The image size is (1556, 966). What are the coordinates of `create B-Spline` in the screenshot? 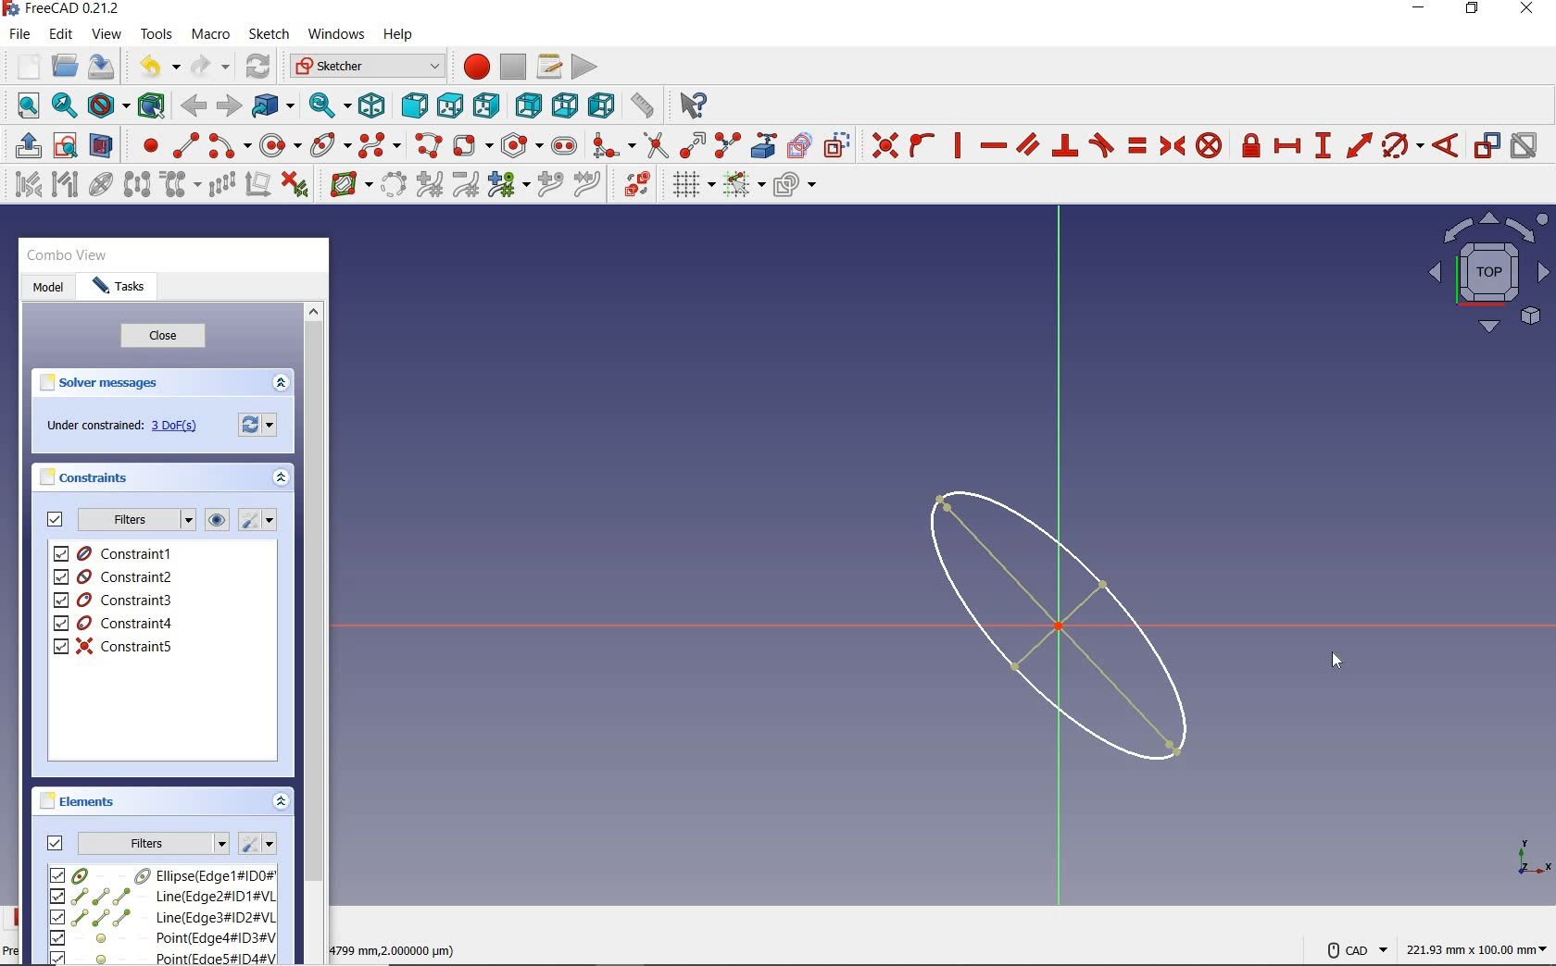 It's located at (379, 144).